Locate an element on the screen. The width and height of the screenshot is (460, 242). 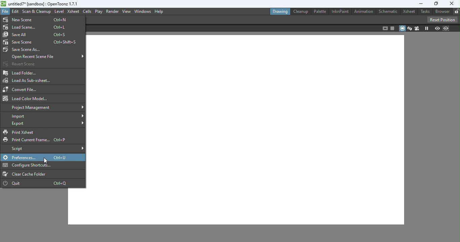
Export is located at coordinates (48, 123).